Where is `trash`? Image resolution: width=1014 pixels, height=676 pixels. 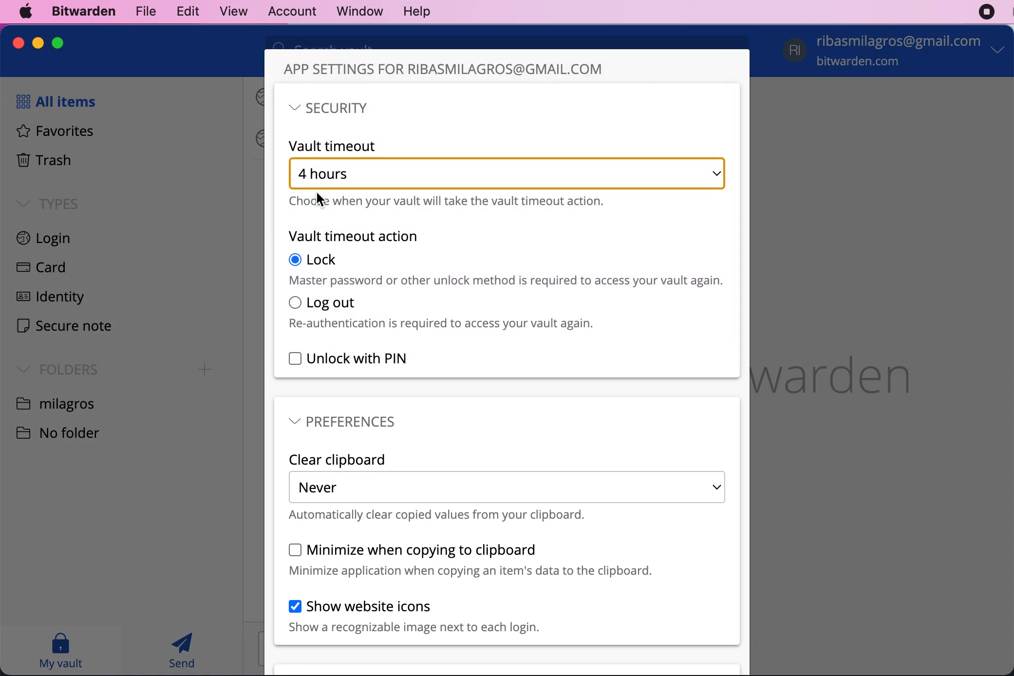
trash is located at coordinates (43, 162).